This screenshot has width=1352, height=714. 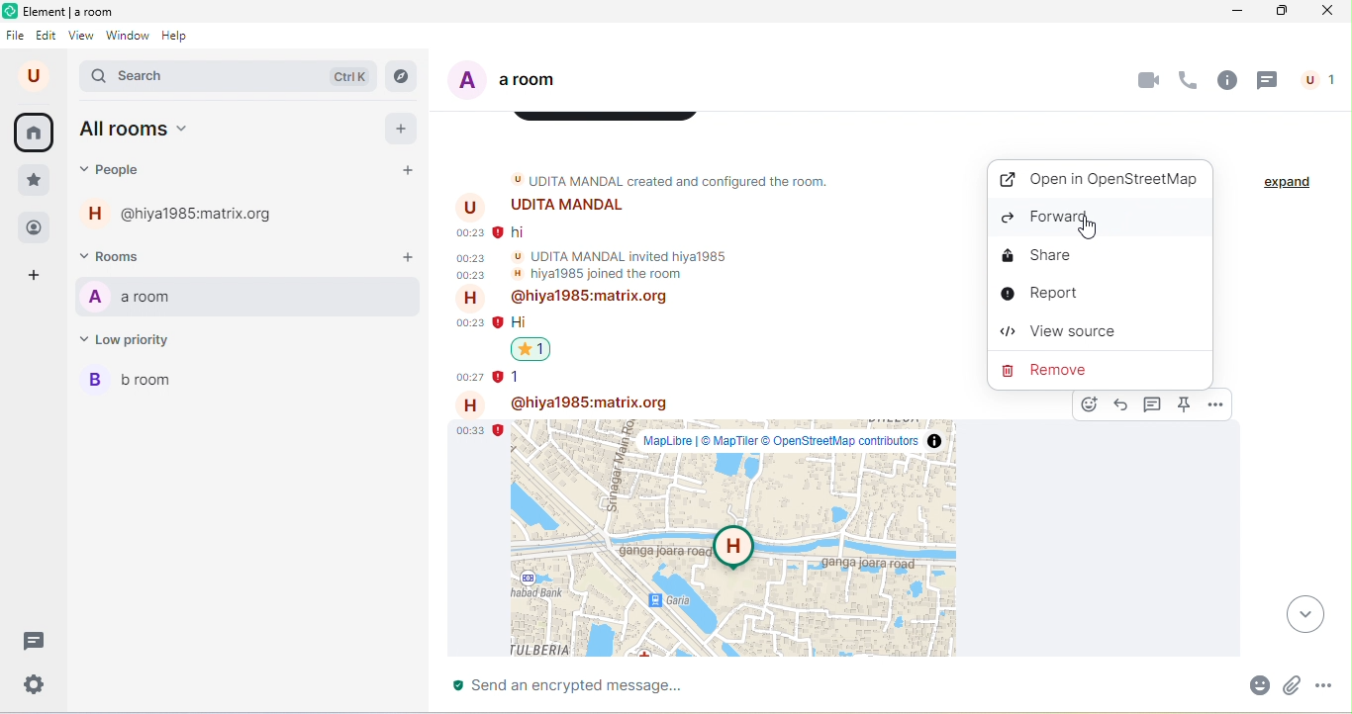 I want to click on send an encrypted message, so click(x=835, y=685).